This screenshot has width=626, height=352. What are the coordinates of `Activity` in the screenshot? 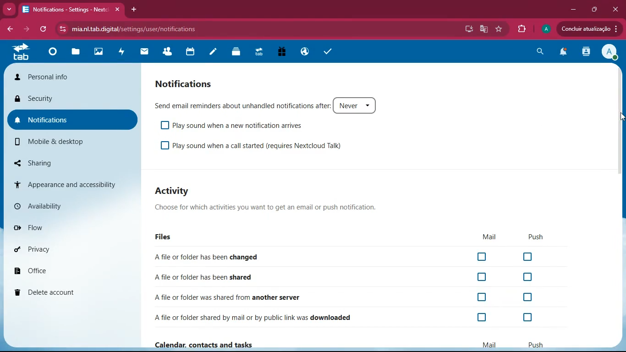 It's located at (268, 201).